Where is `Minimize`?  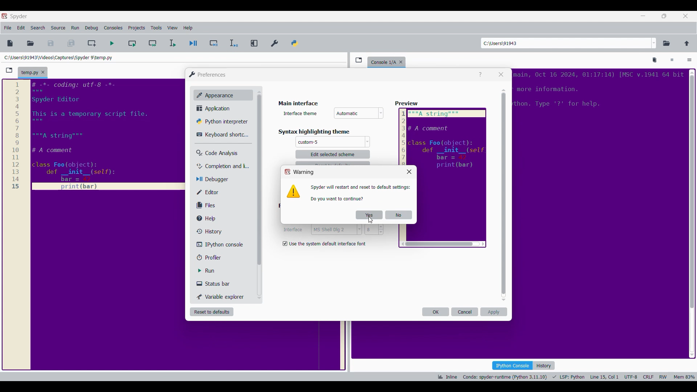
Minimize is located at coordinates (643, 16).